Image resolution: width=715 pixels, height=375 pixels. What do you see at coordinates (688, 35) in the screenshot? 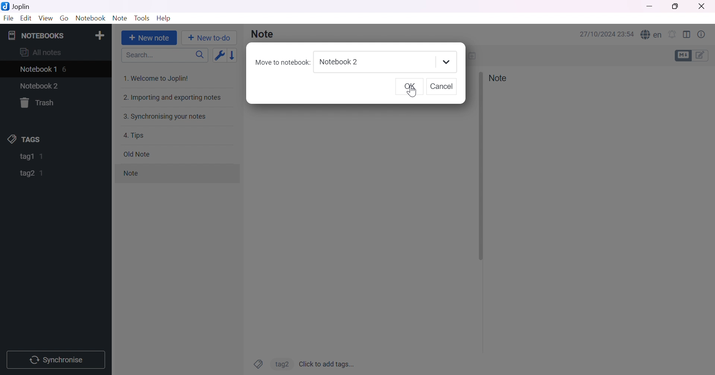
I see `Toggle editor layout` at bounding box center [688, 35].